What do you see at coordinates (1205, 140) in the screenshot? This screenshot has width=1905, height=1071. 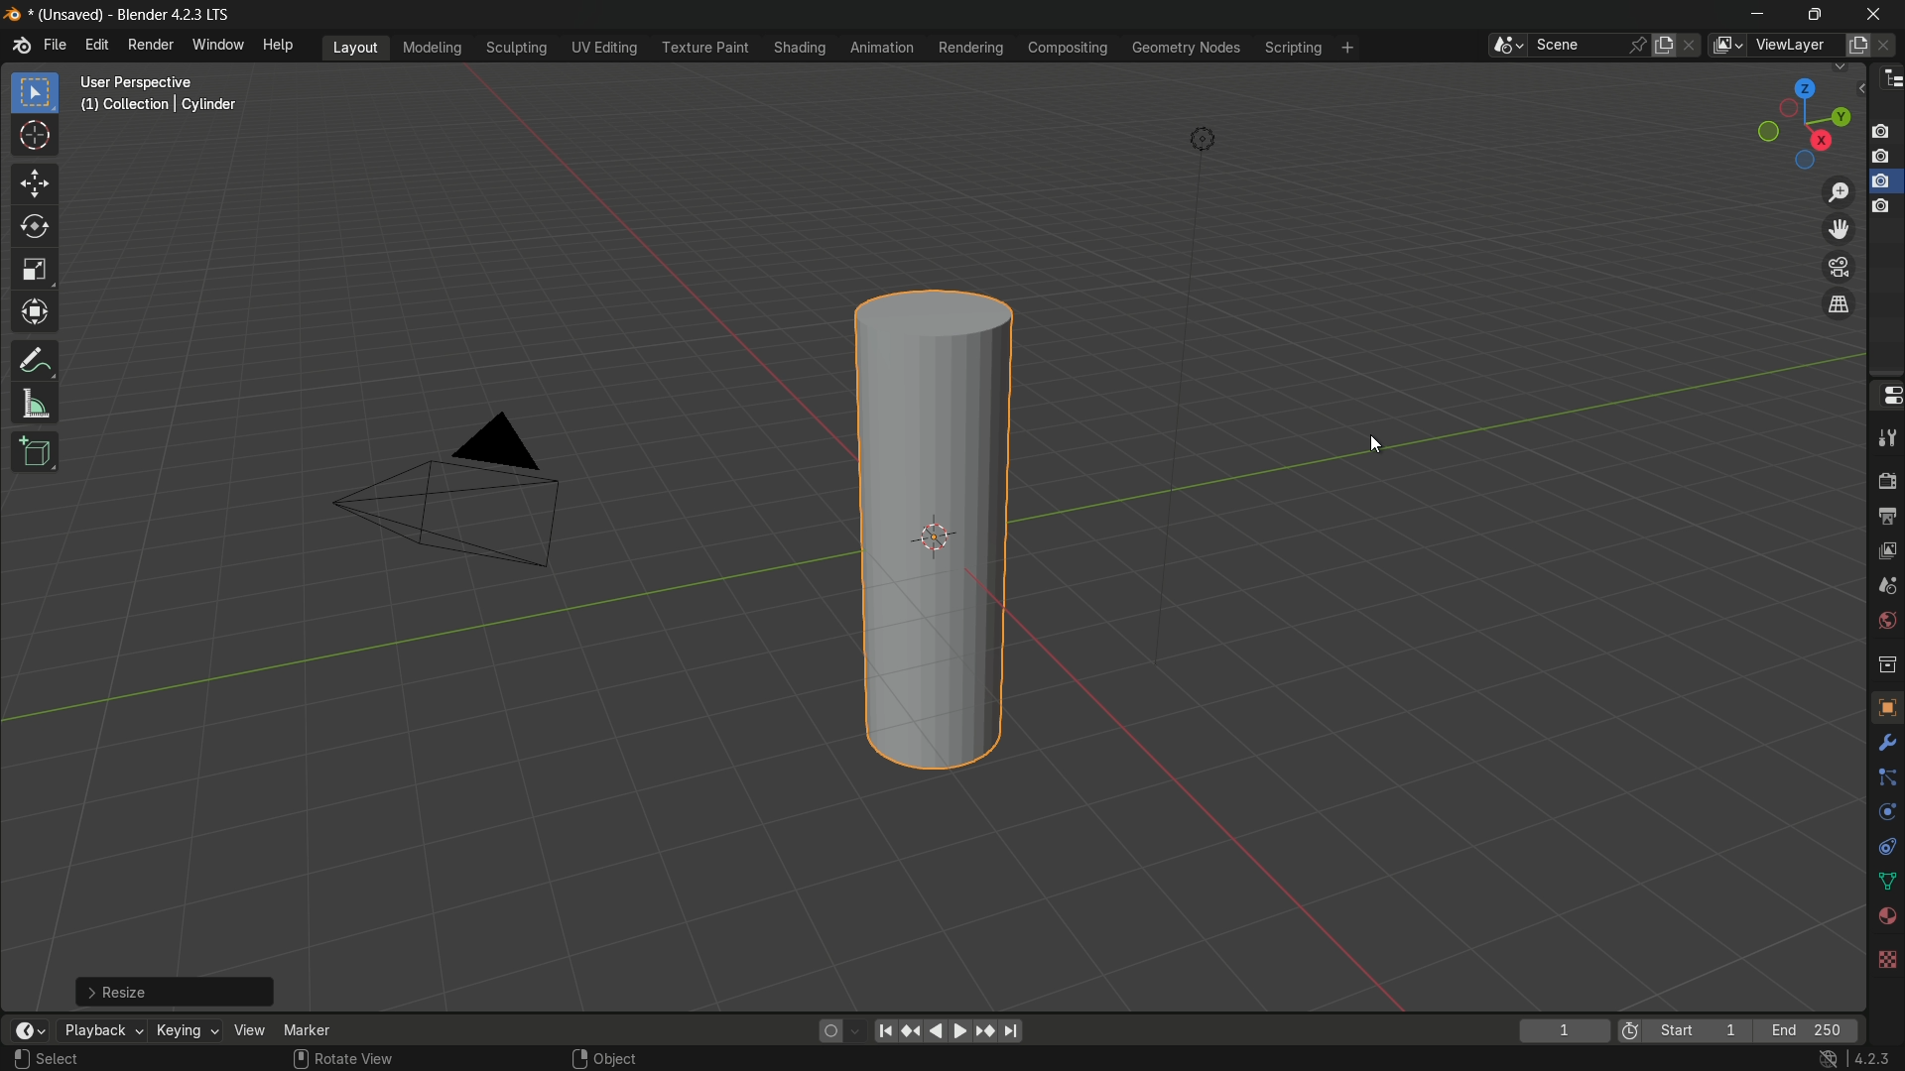 I see `light` at bounding box center [1205, 140].